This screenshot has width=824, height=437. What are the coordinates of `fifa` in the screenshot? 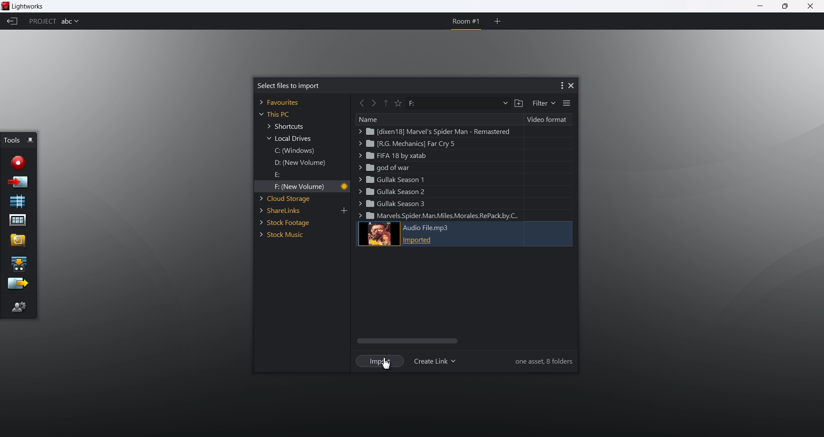 It's located at (393, 155).